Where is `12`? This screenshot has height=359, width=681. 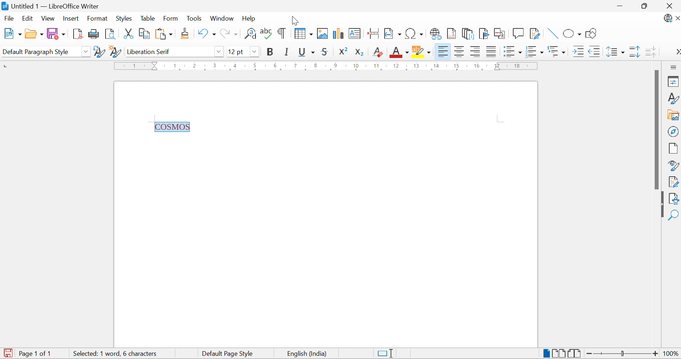
12 is located at coordinates (397, 66).